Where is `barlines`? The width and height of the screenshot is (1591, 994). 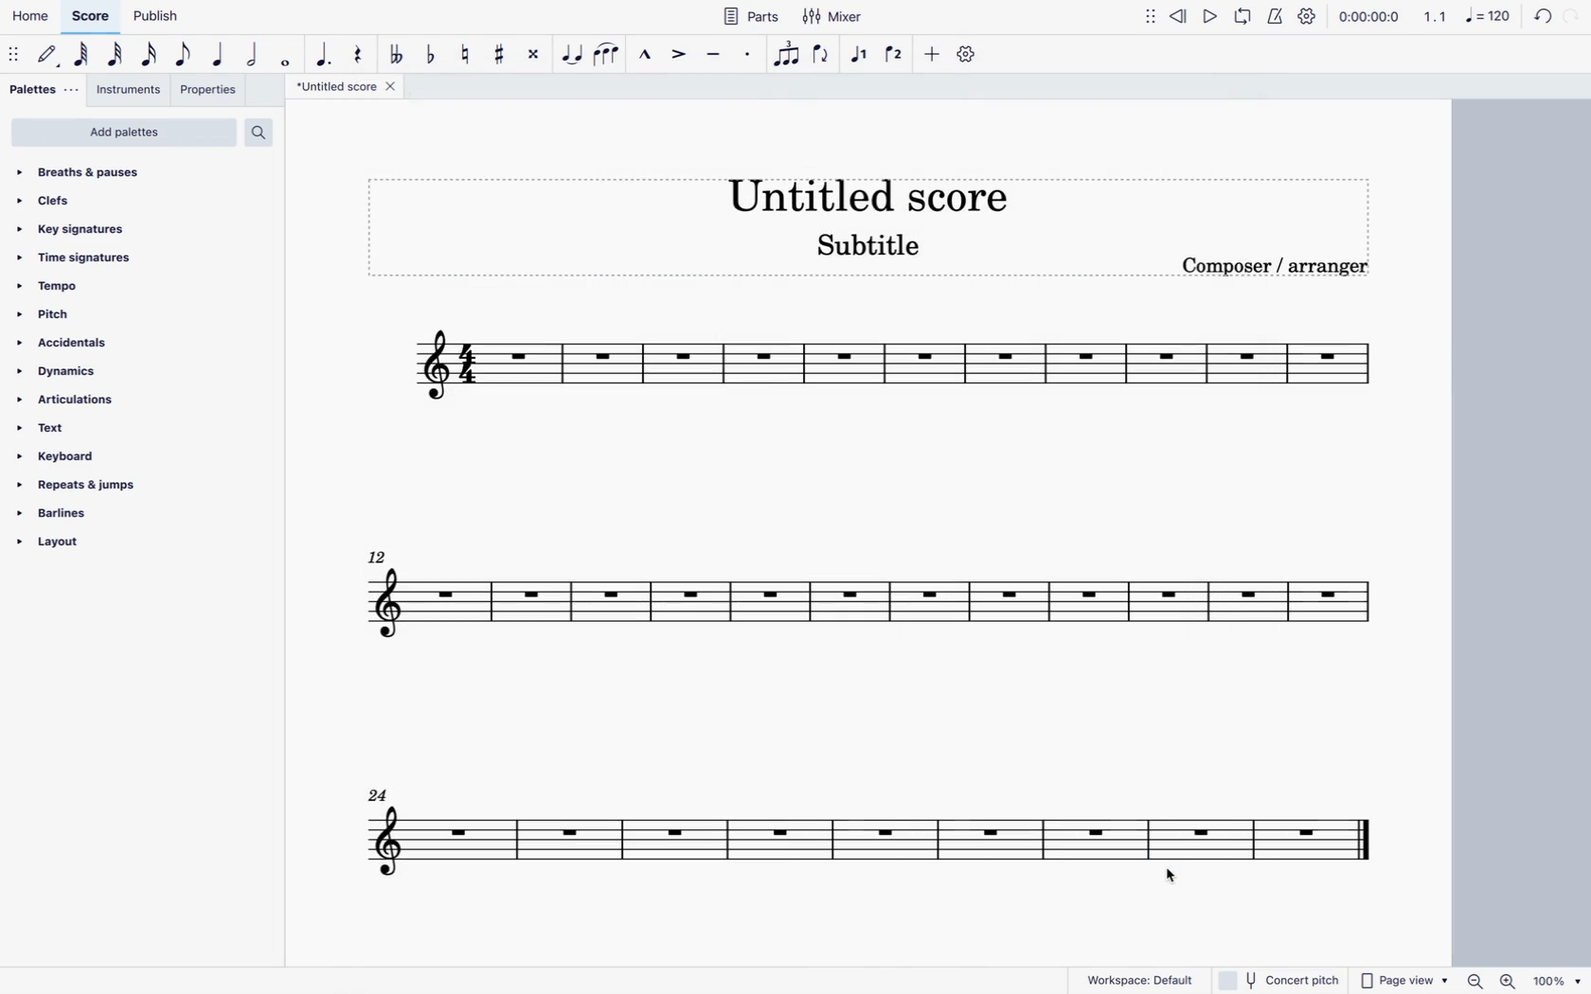
barlines is located at coordinates (56, 513).